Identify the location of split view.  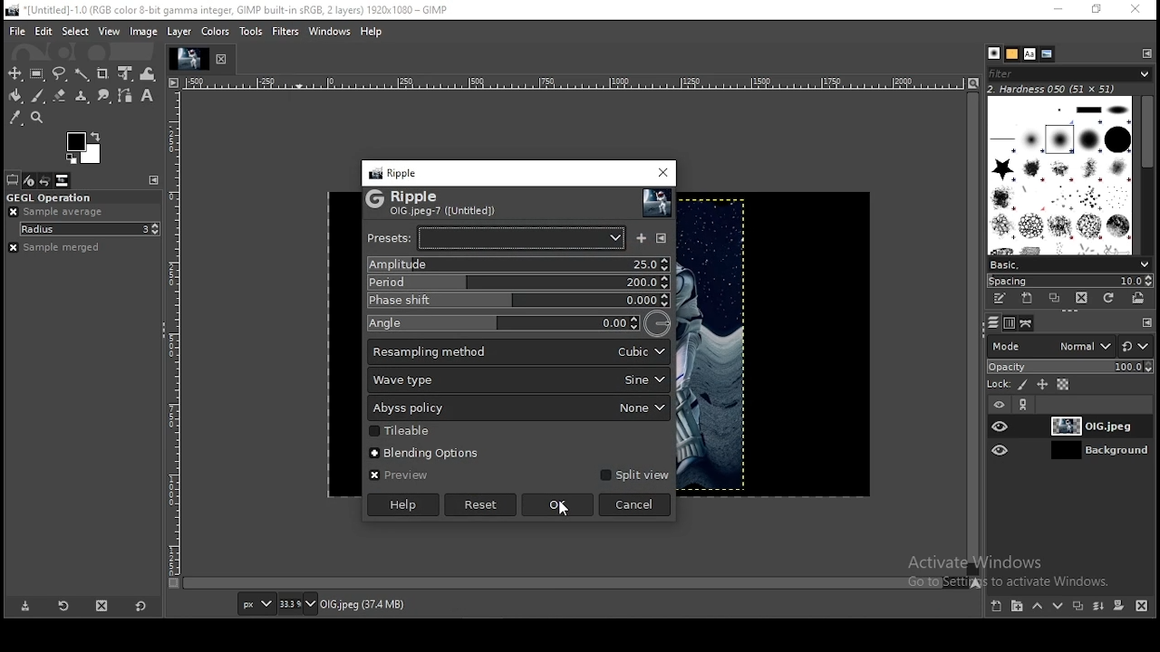
(634, 474).